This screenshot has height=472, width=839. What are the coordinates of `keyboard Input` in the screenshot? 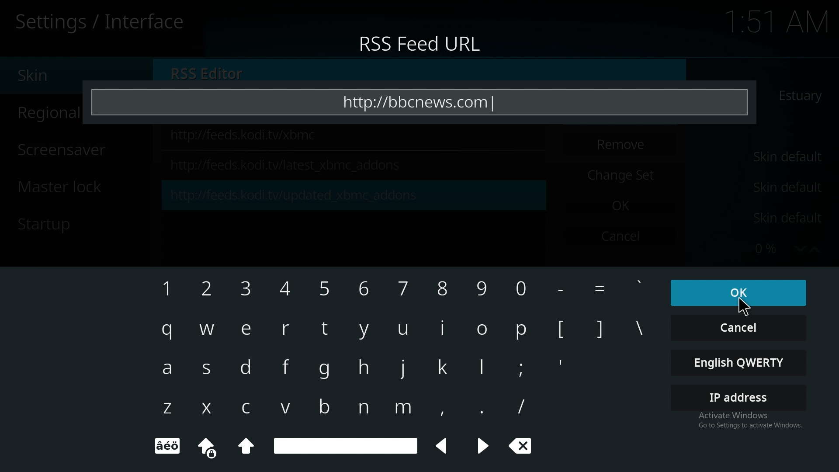 It's located at (246, 448).